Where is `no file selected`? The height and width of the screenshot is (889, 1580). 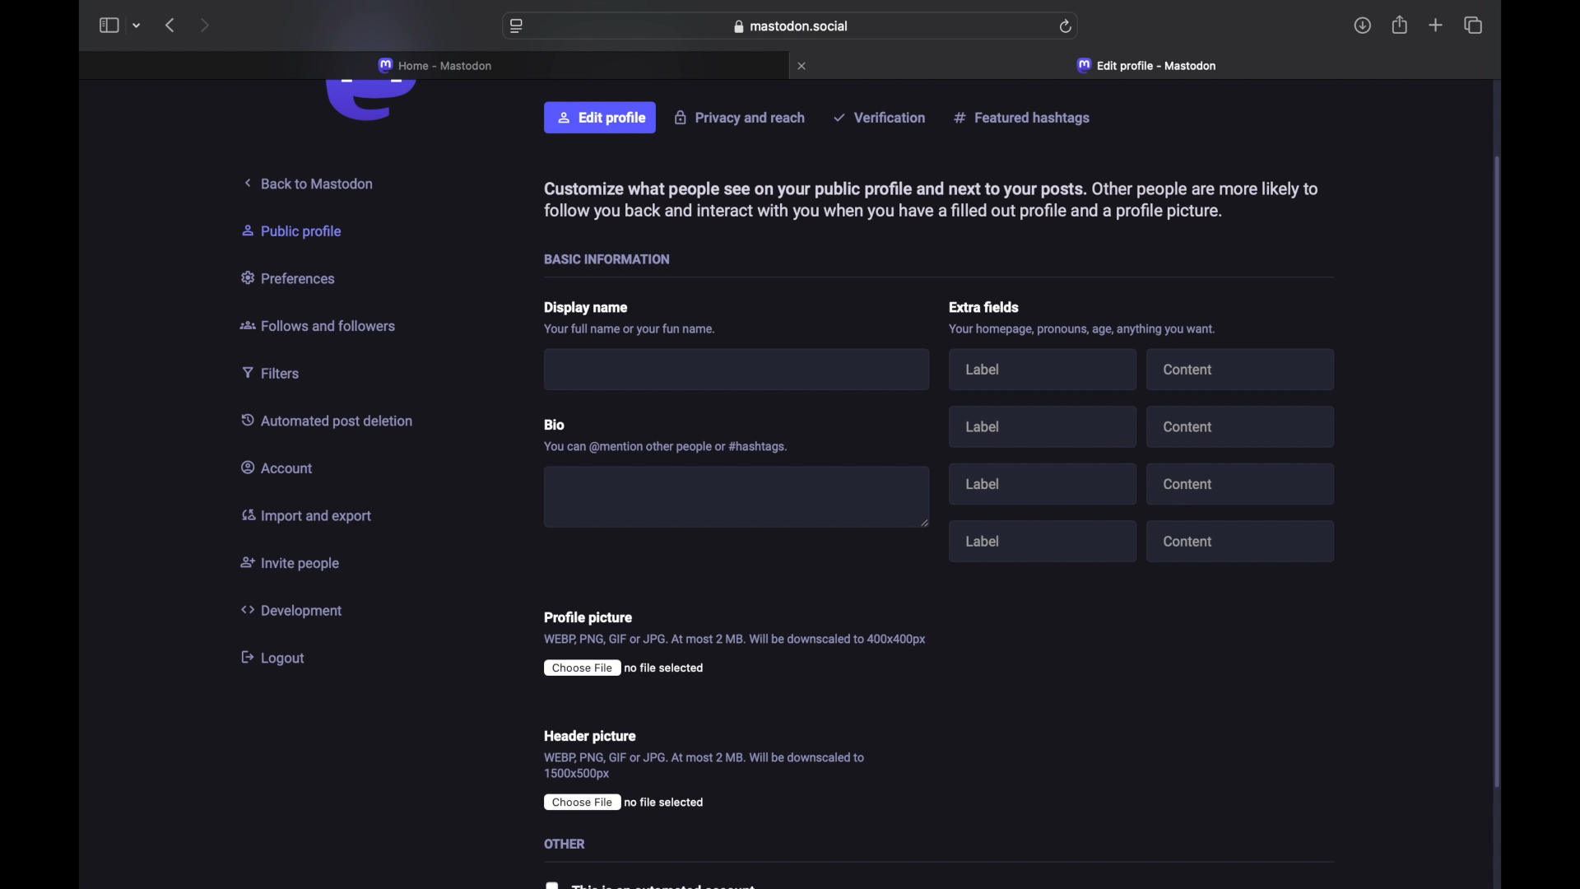 no file selected is located at coordinates (641, 670).